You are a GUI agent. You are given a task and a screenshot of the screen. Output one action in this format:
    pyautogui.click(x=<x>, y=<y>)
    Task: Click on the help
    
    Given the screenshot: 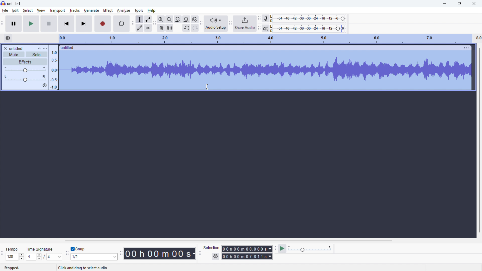 What is the action you would take?
    pyautogui.click(x=152, y=10)
    